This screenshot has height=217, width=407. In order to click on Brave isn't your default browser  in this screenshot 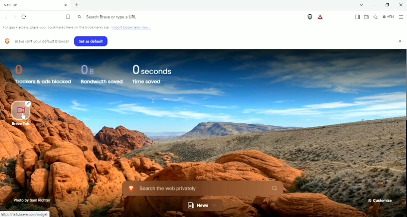, I will do `click(37, 41)`.